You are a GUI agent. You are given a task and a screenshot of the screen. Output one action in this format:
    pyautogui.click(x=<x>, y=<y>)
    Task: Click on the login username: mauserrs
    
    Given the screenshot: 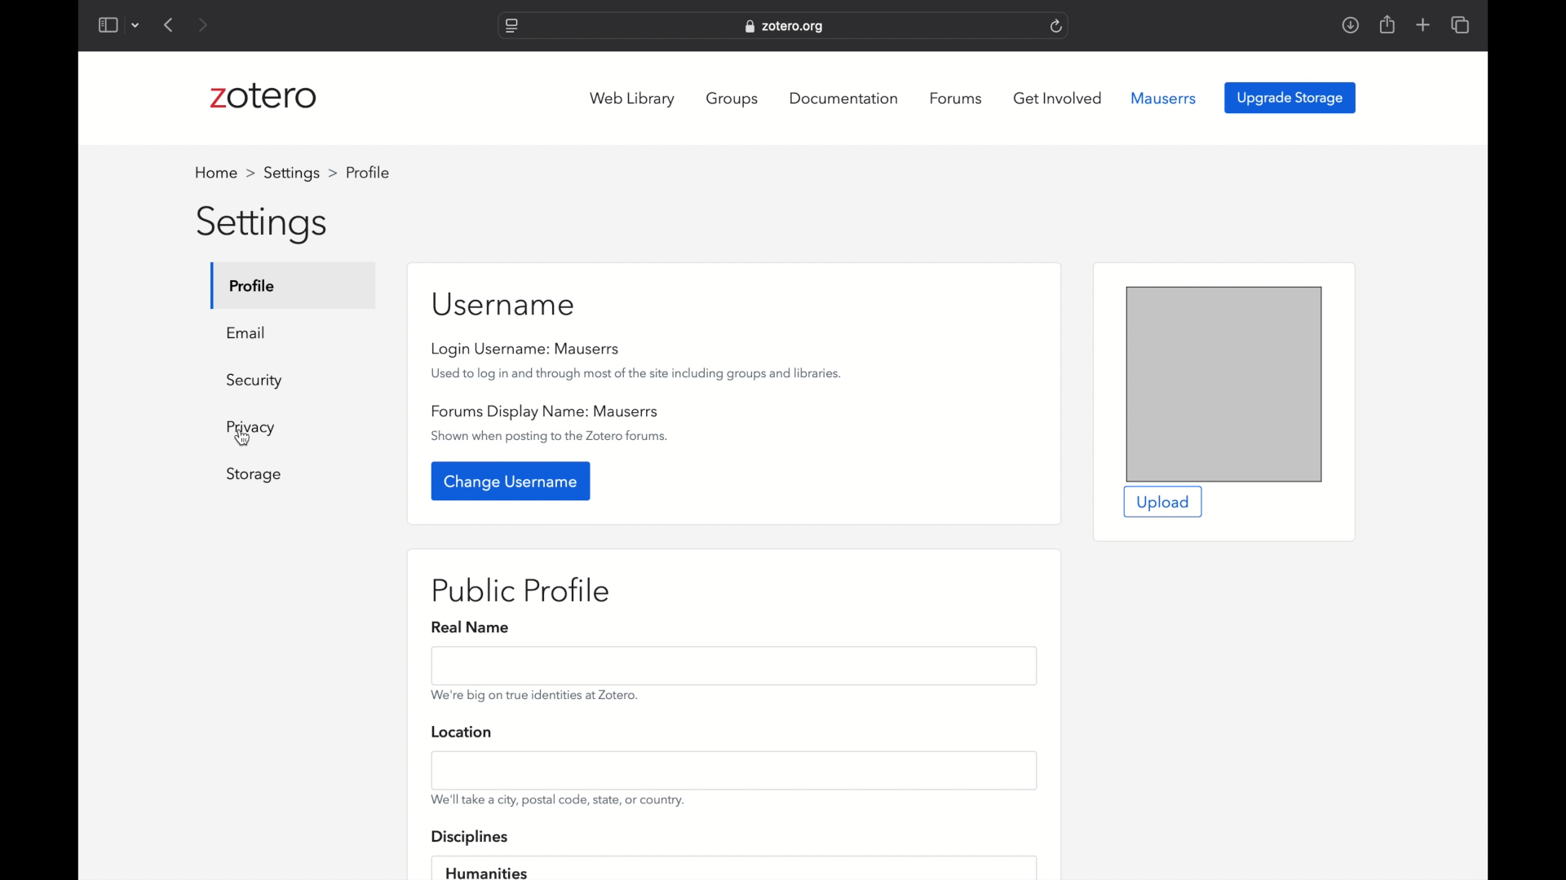 What is the action you would take?
    pyautogui.click(x=527, y=349)
    